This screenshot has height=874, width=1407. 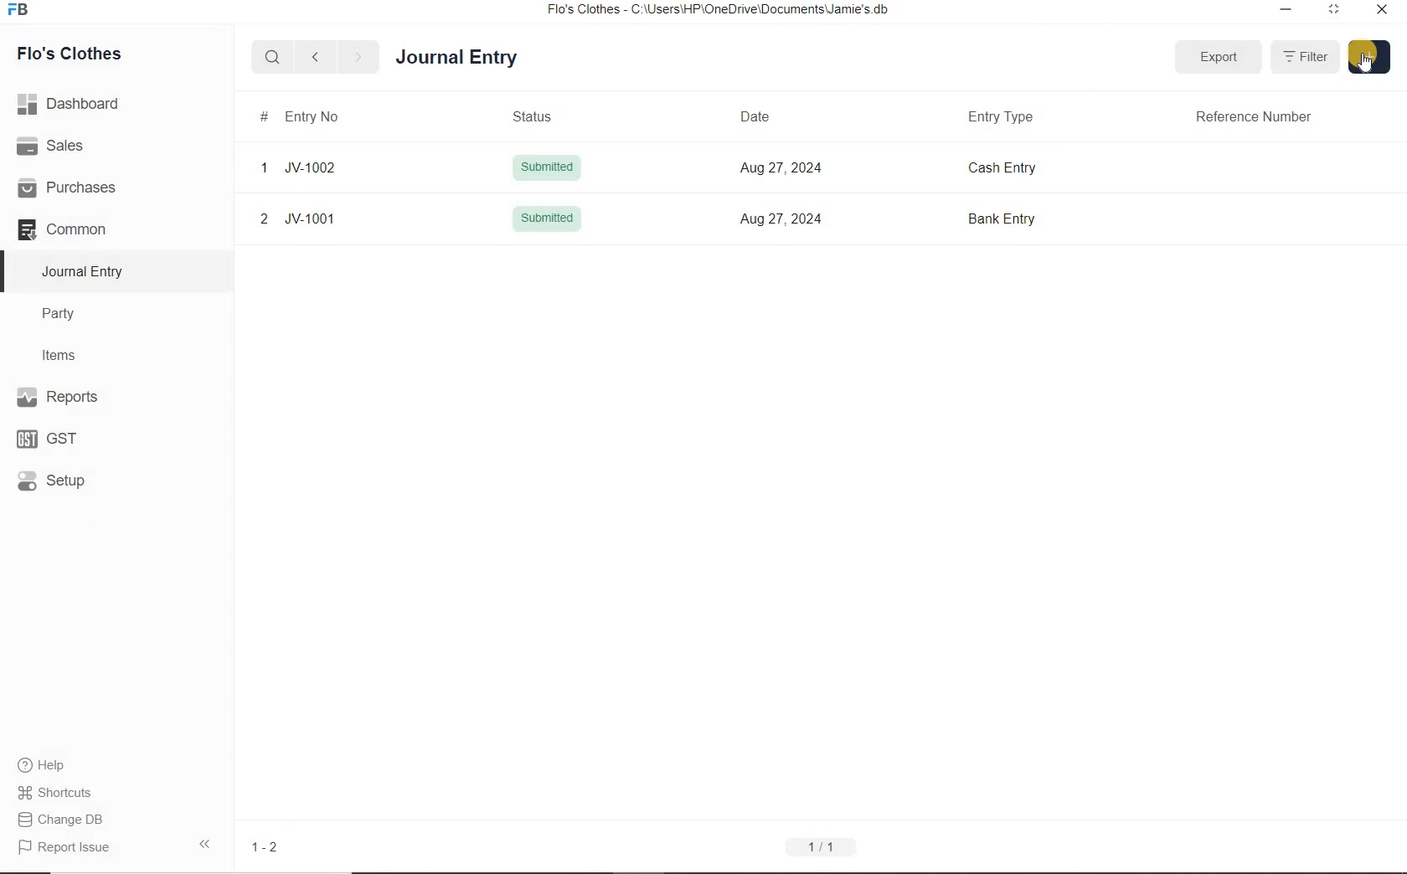 What do you see at coordinates (315, 56) in the screenshot?
I see `back` at bounding box center [315, 56].